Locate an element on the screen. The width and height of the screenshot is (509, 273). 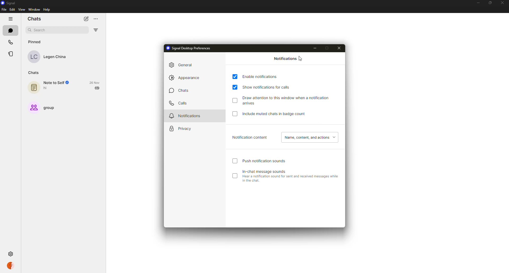
group is located at coordinates (43, 107).